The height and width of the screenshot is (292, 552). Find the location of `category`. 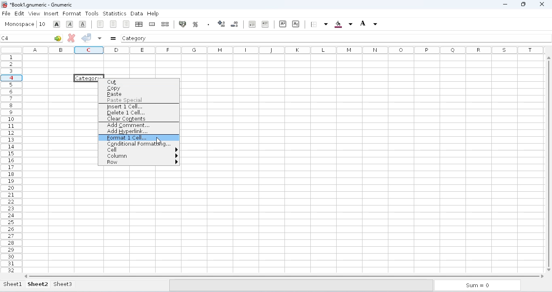

category is located at coordinates (135, 38).